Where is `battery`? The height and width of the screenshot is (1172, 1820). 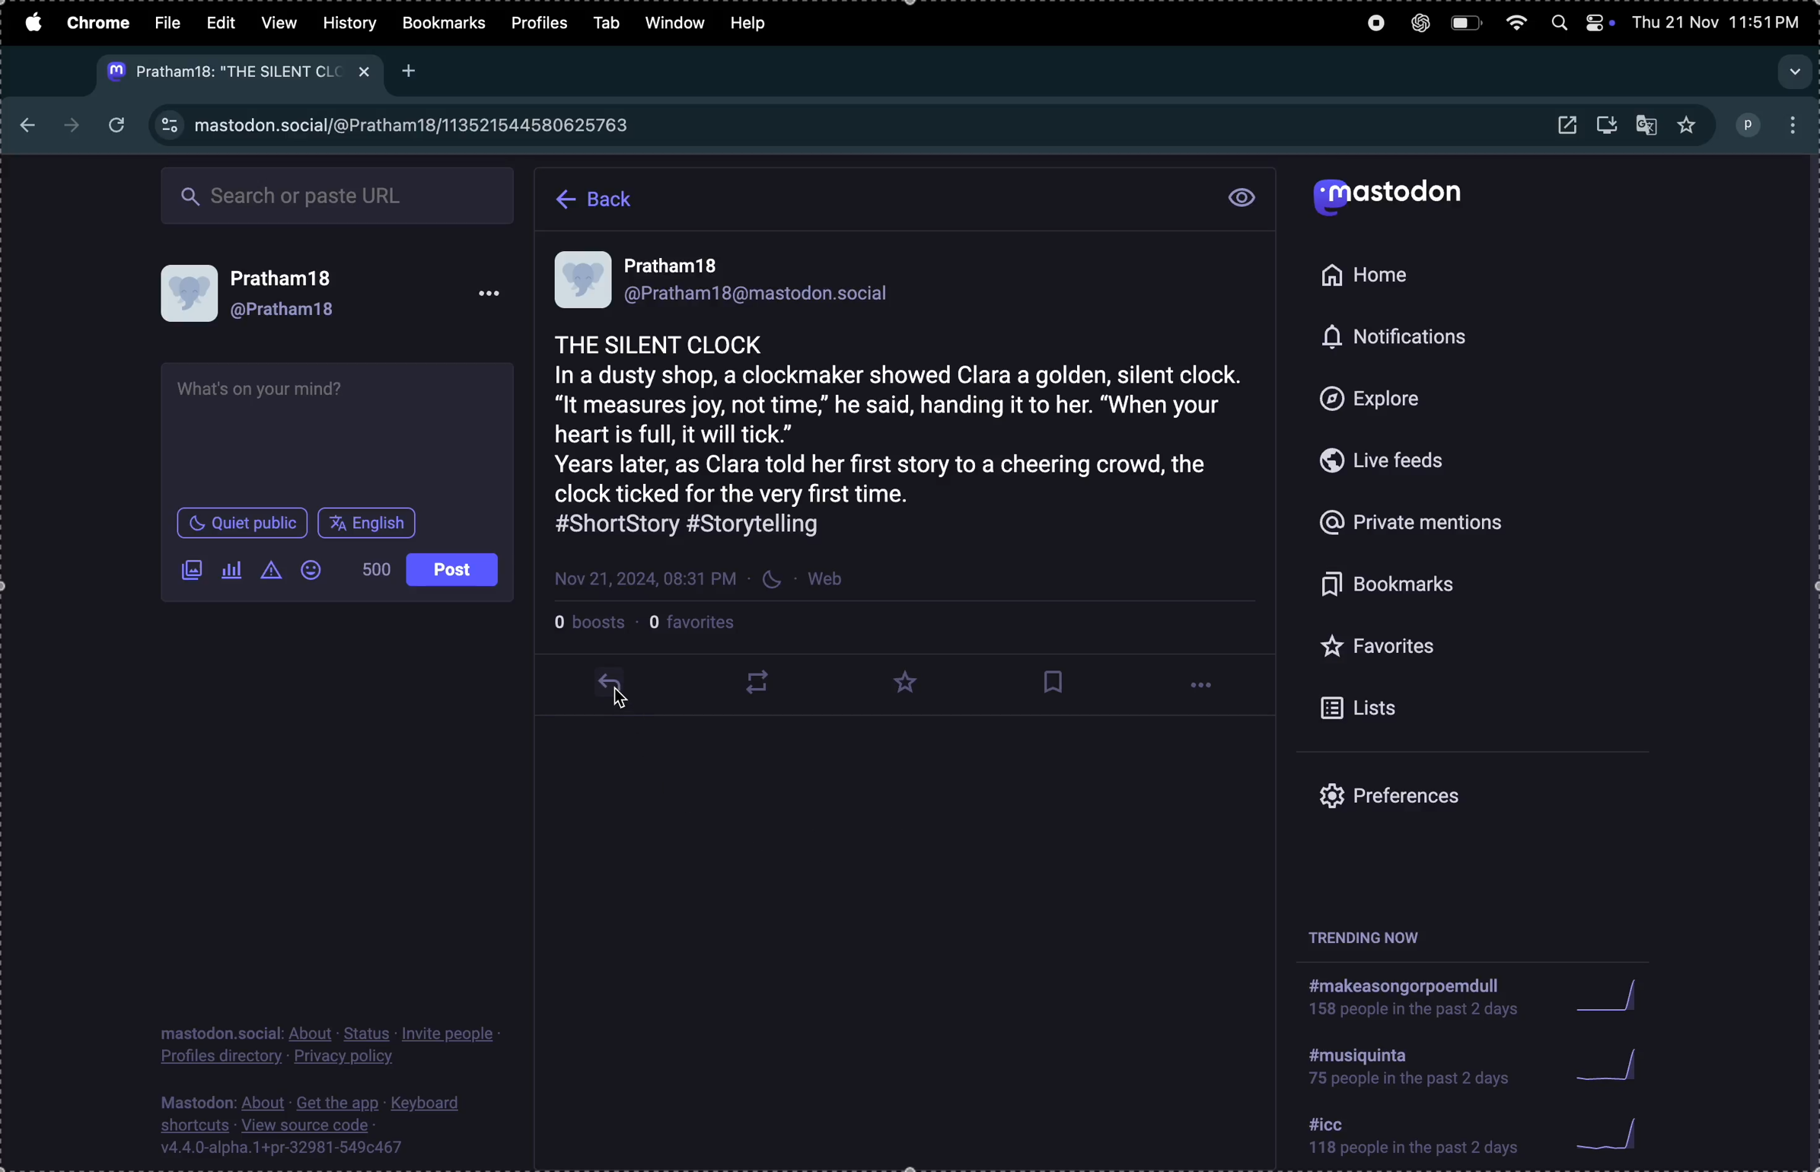
battery is located at coordinates (1469, 24).